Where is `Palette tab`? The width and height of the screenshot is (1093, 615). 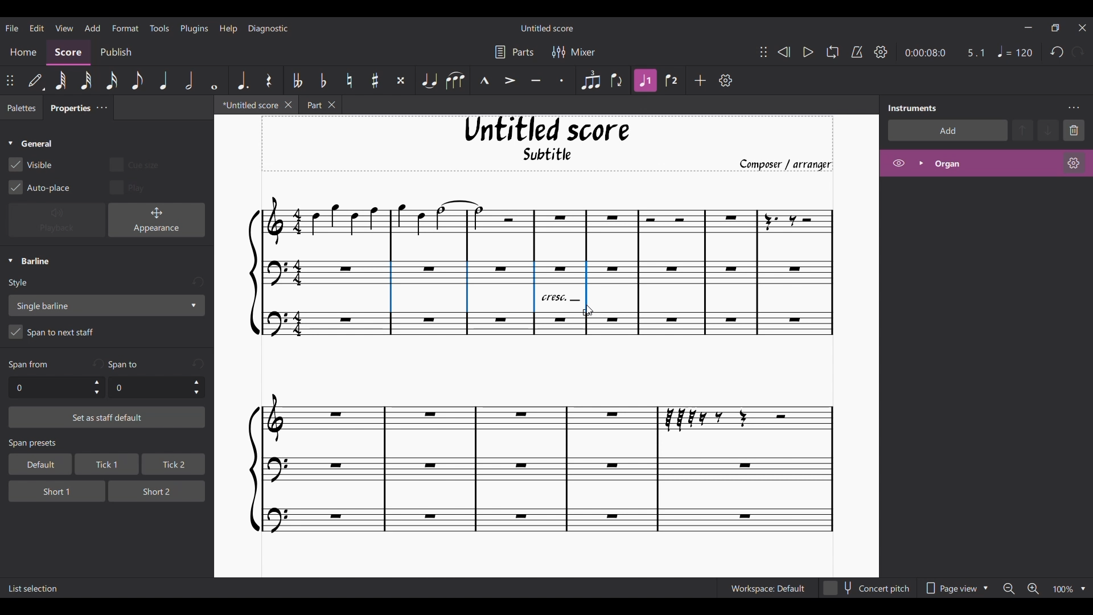
Palette tab is located at coordinates (20, 108).